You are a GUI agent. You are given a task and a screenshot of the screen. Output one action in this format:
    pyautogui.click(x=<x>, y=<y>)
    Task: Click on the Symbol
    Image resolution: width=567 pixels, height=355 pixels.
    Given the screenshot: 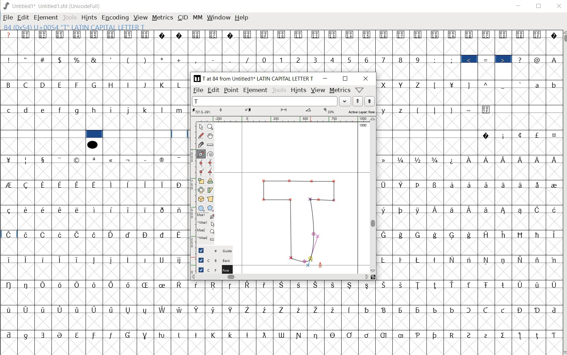 What is the action you would take?
    pyautogui.click(x=503, y=135)
    